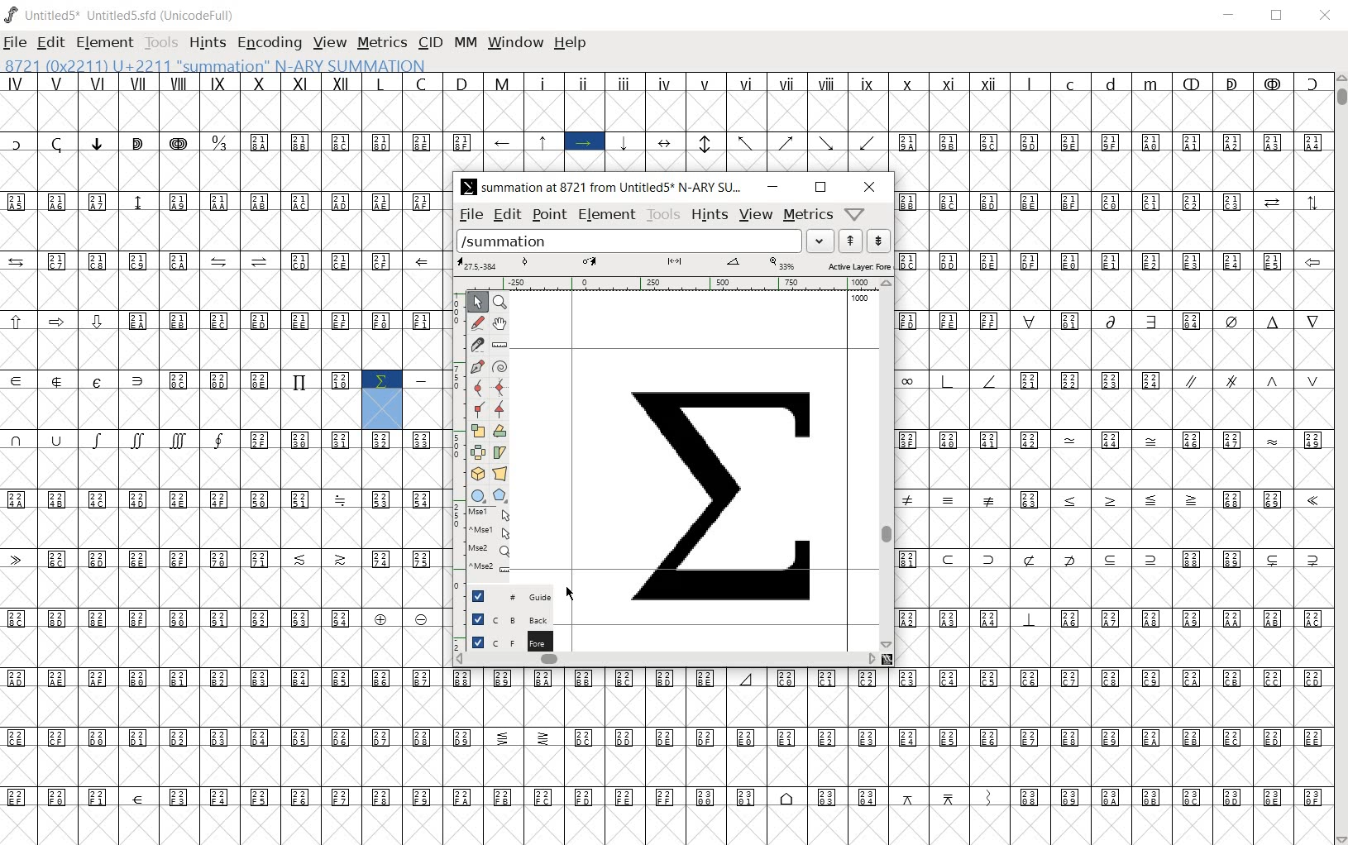  I want to click on load word list, so click(646, 241).